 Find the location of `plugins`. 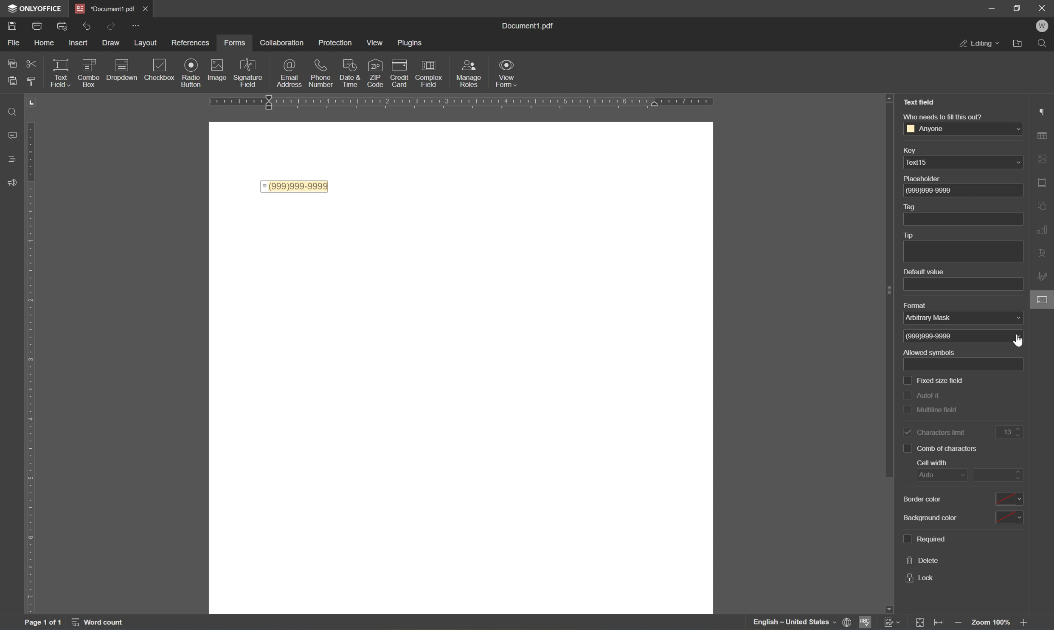

plugins is located at coordinates (410, 42).